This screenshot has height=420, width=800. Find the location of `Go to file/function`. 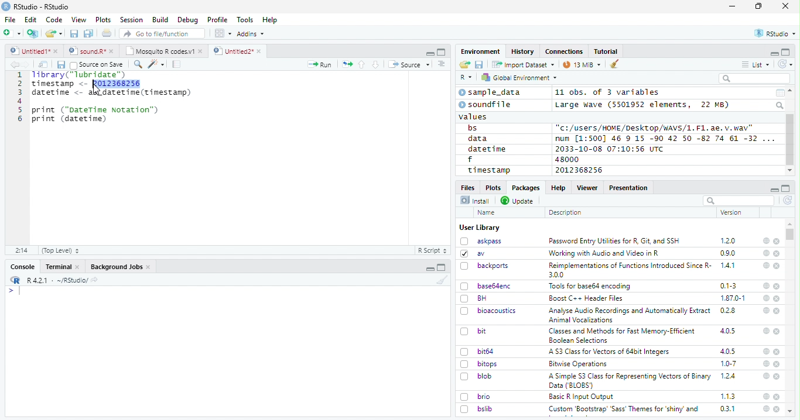

Go to file/function is located at coordinates (163, 33).